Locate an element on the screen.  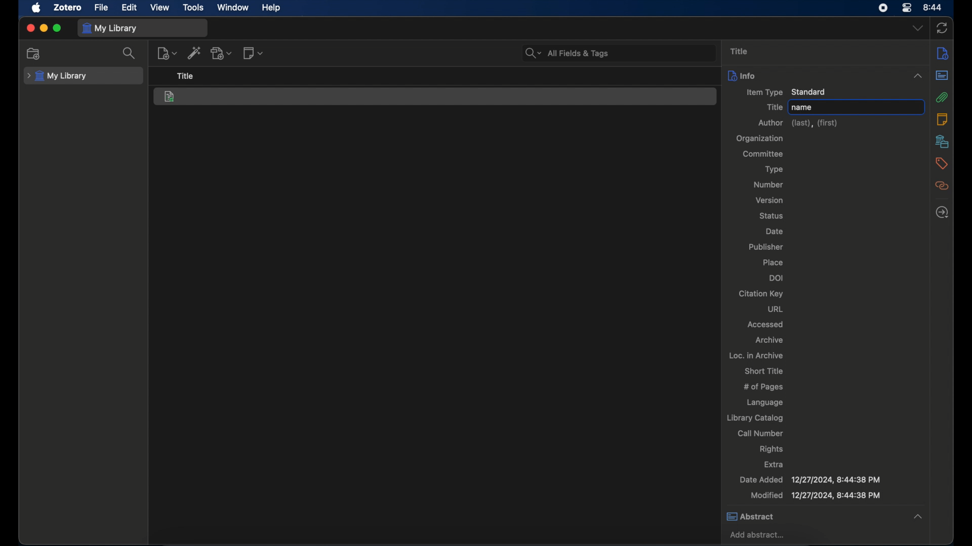
my library is located at coordinates (57, 76).